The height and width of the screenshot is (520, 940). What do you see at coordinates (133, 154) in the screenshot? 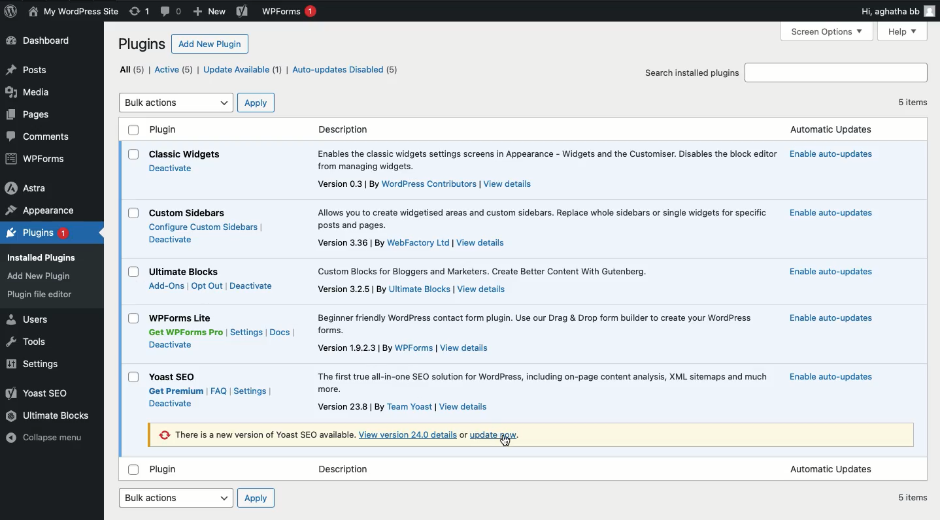
I see `Checkbox` at bounding box center [133, 154].